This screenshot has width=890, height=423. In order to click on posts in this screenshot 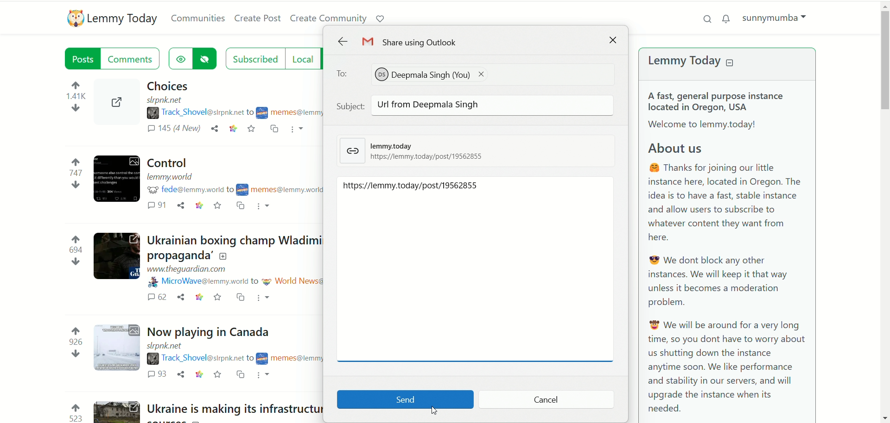, I will do `click(83, 58)`.